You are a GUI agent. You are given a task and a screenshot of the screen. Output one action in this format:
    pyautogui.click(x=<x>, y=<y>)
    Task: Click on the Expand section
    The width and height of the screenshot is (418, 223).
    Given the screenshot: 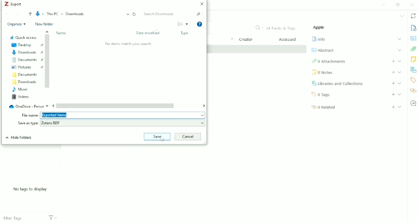 What is the action you would take?
    pyautogui.click(x=399, y=50)
    